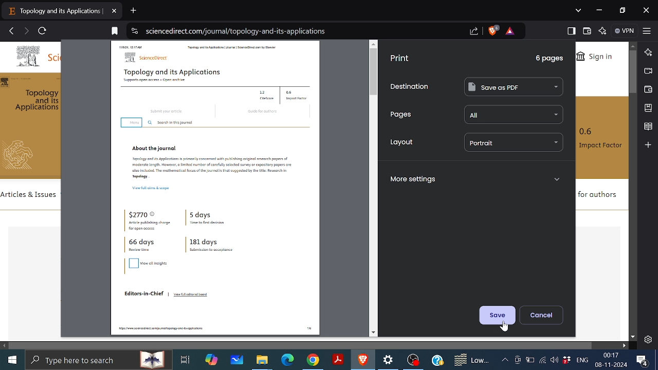 Image resolution: width=658 pixels, height=370 pixels. I want to click on 0.6 . Impact Factor, so click(298, 95).